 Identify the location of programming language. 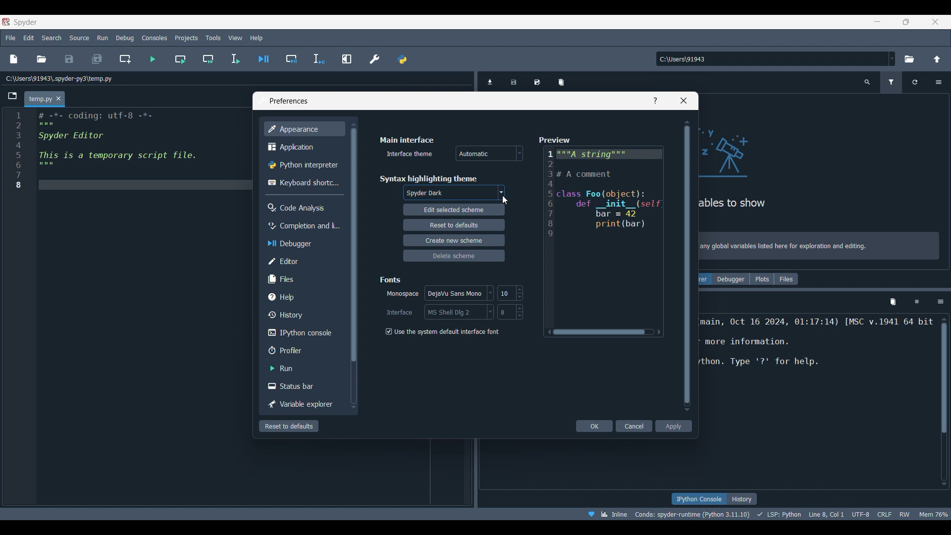
(779, 514).